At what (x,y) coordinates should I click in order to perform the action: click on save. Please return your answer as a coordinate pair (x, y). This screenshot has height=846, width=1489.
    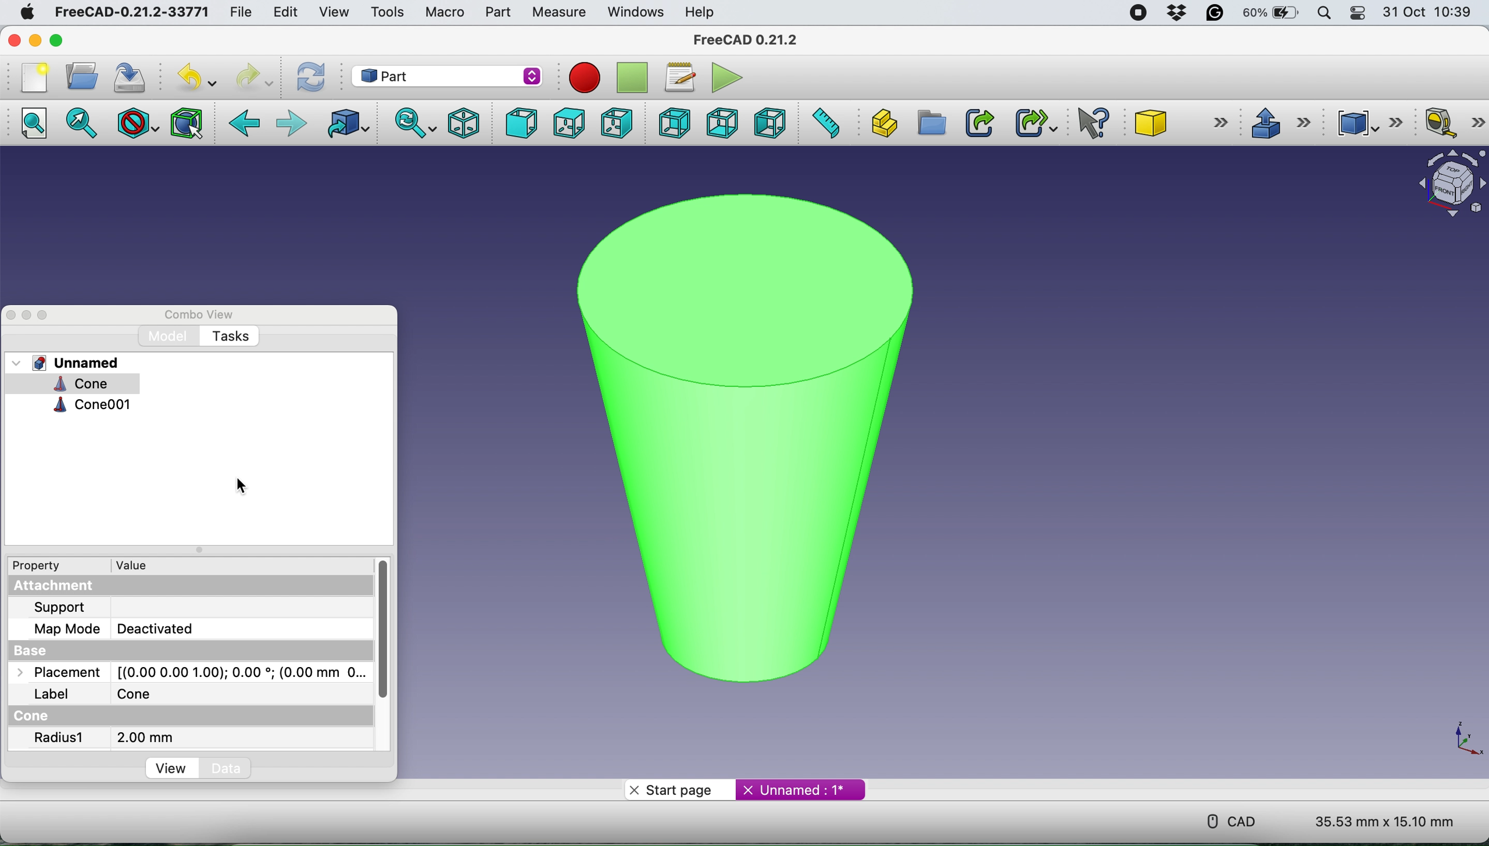
    Looking at the image, I should click on (130, 77).